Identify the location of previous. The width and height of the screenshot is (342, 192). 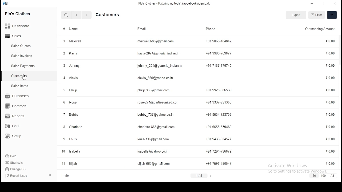
(76, 15).